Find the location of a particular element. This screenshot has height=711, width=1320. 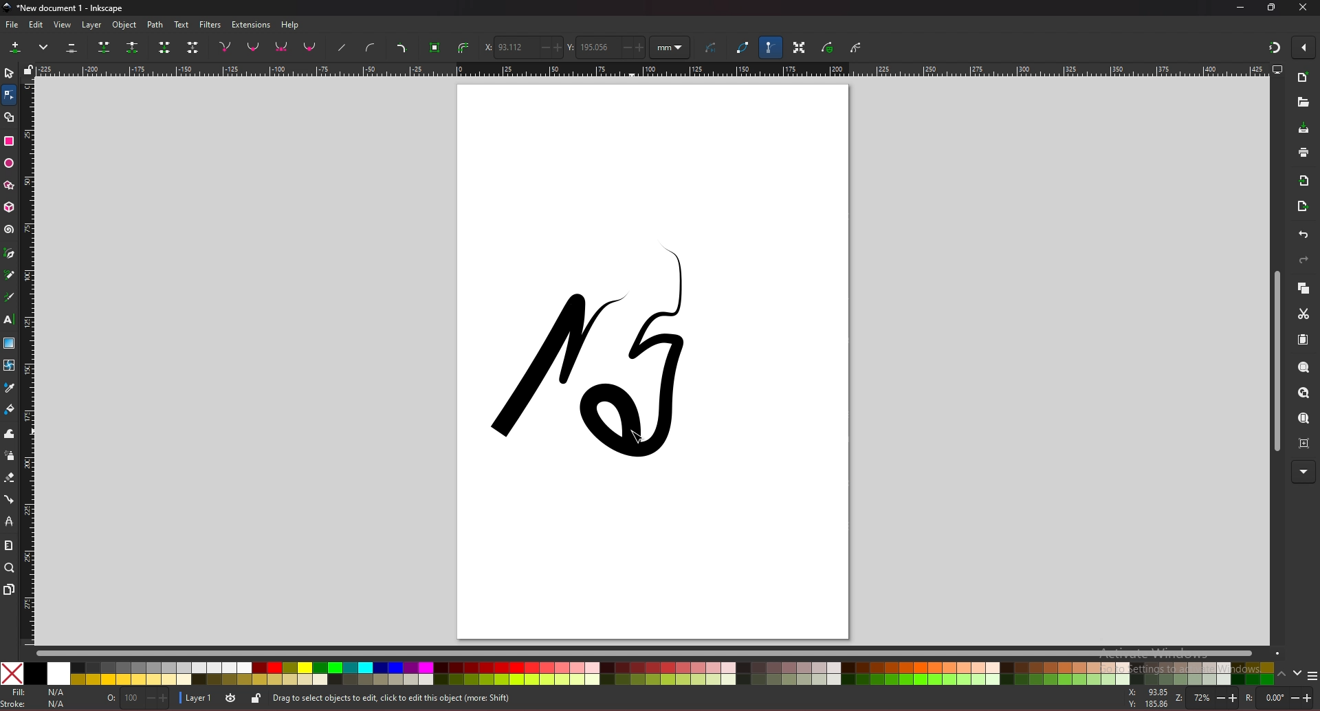

layer is located at coordinates (197, 698).